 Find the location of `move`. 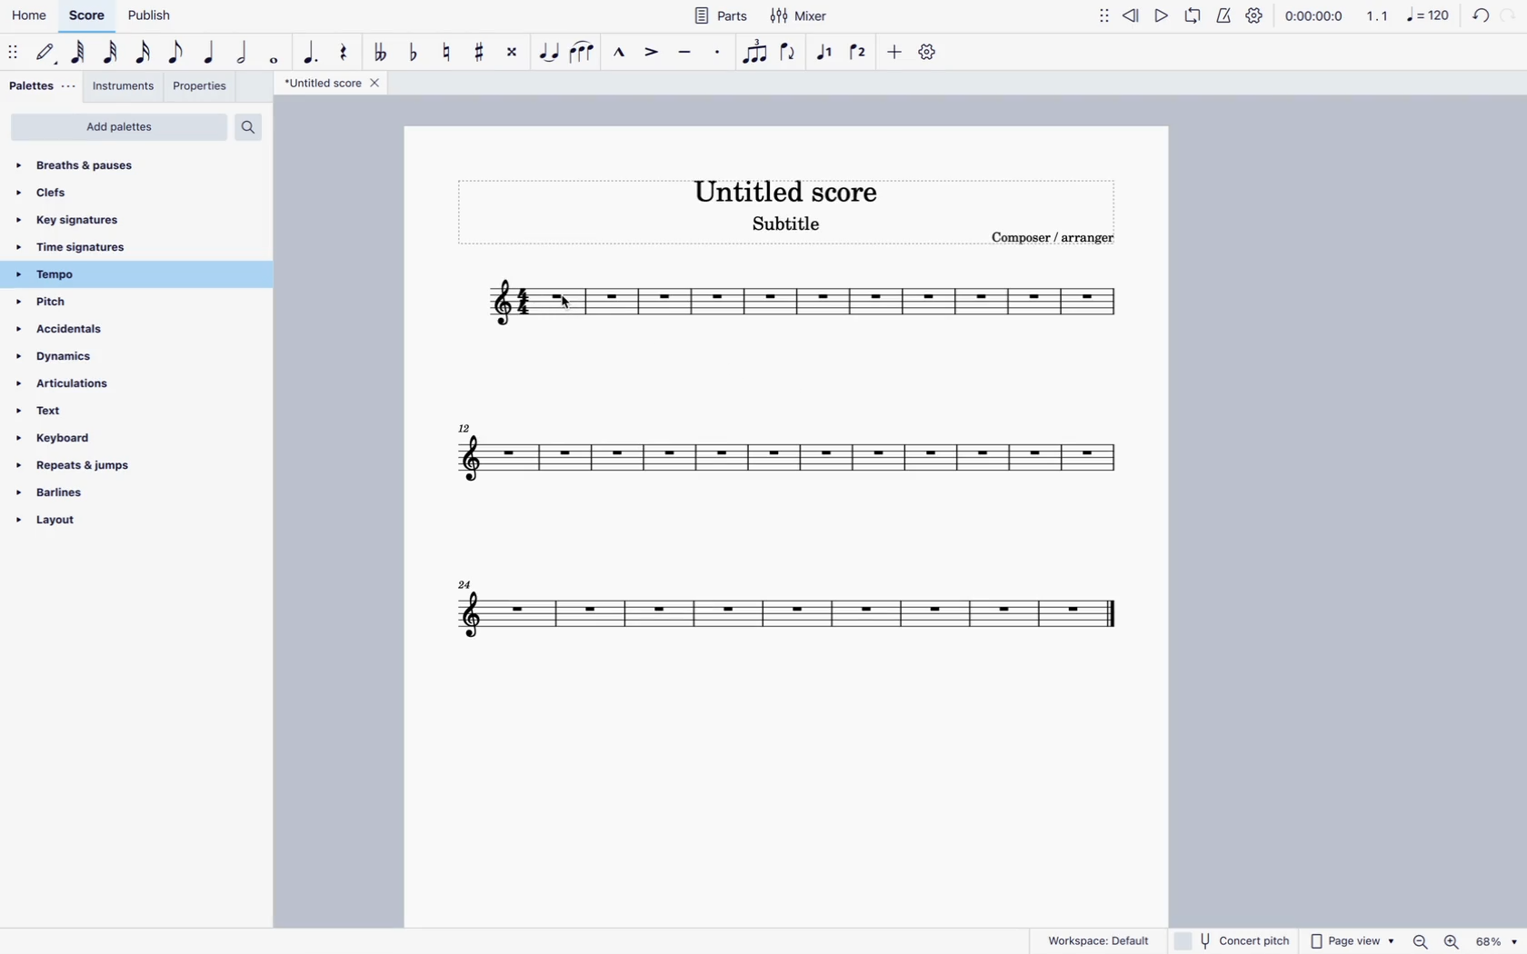

move is located at coordinates (1101, 15).